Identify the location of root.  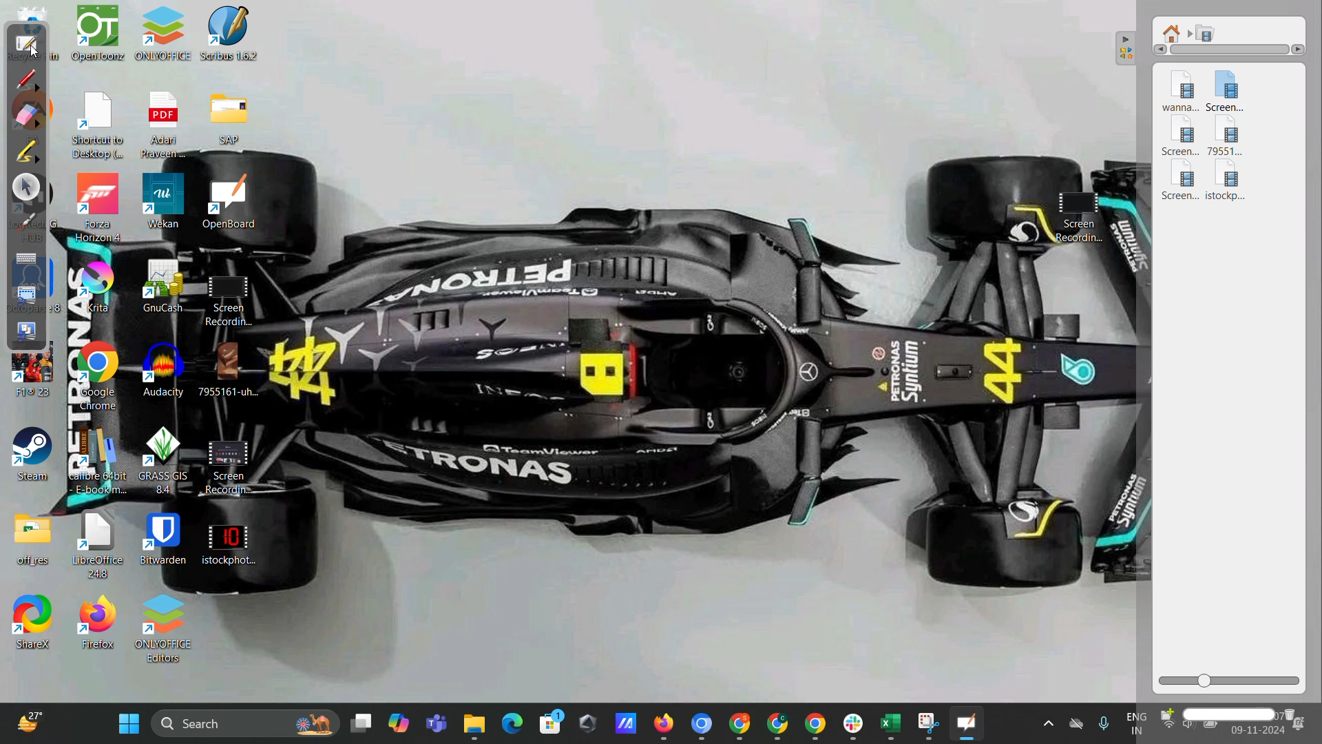
(1173, 32).